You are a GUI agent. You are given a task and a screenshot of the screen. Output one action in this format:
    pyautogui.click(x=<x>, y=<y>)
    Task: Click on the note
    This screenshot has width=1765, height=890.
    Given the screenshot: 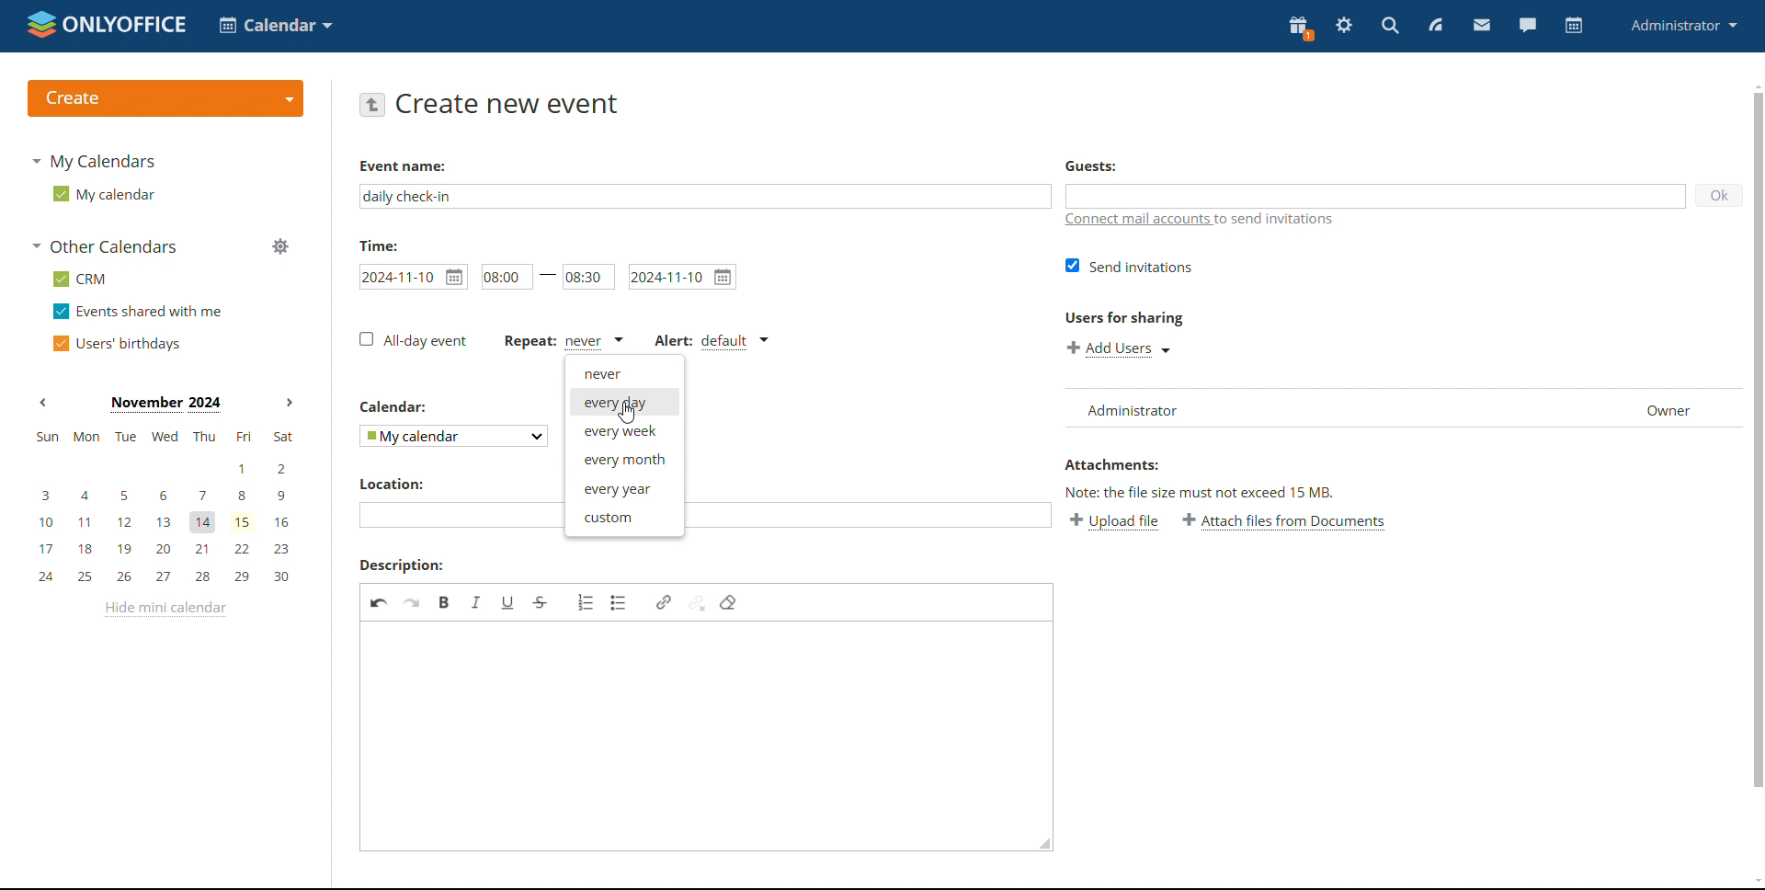 What is the action you would take?
    pyautogui.click(x=1230, y=494)
    